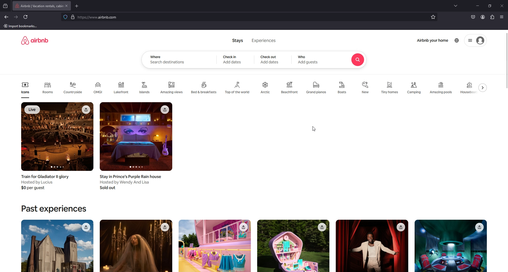 Image resolution: width=508 pixels, height=272 pixels. I want to click on list all tabs, so click(457, 5).